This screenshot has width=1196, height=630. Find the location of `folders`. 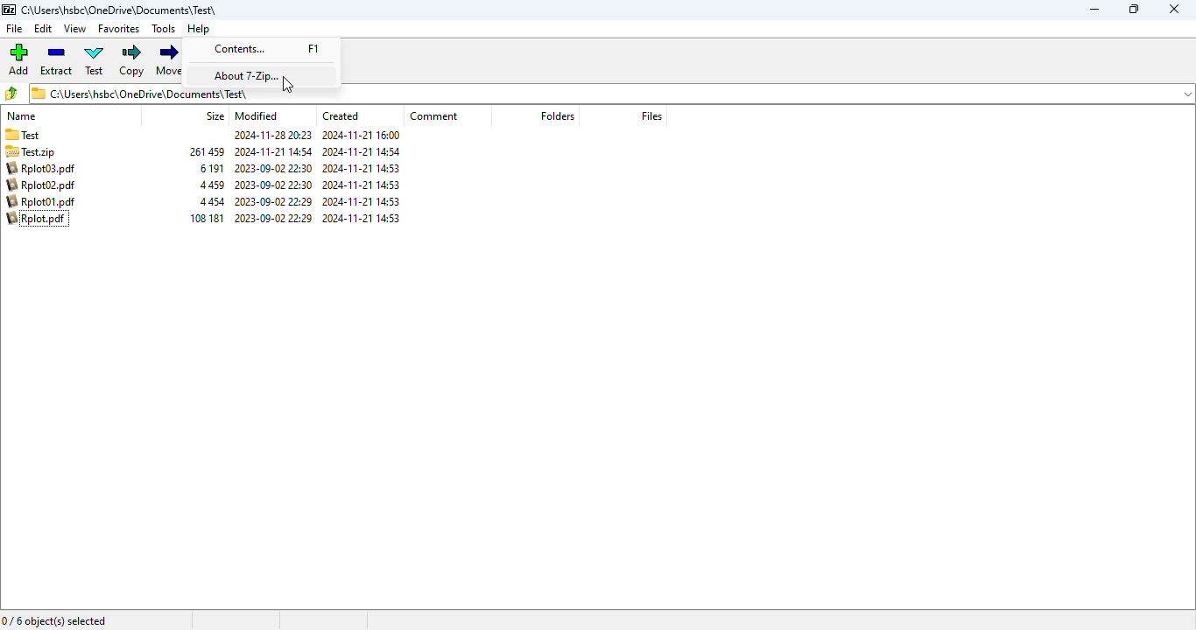

folders is located at coordinates (556, 115).